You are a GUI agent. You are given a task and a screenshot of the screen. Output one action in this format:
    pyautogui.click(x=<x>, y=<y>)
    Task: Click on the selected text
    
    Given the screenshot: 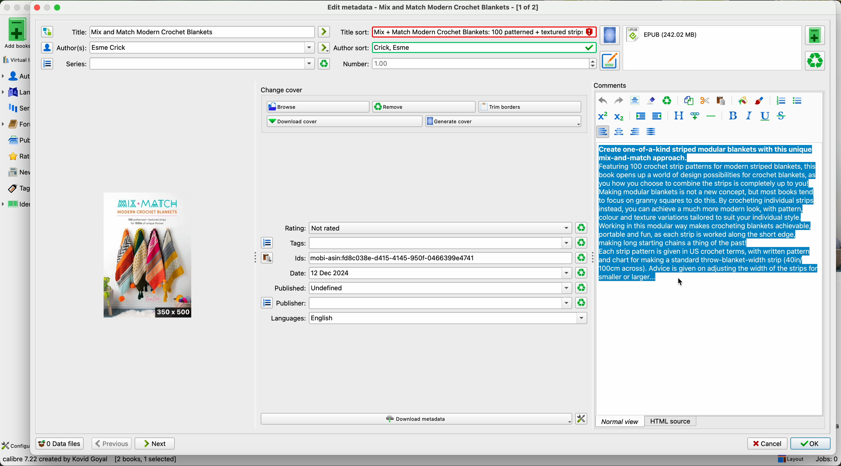 What is the action you would take?
    pyautogui.click(x=708, y=212)
    